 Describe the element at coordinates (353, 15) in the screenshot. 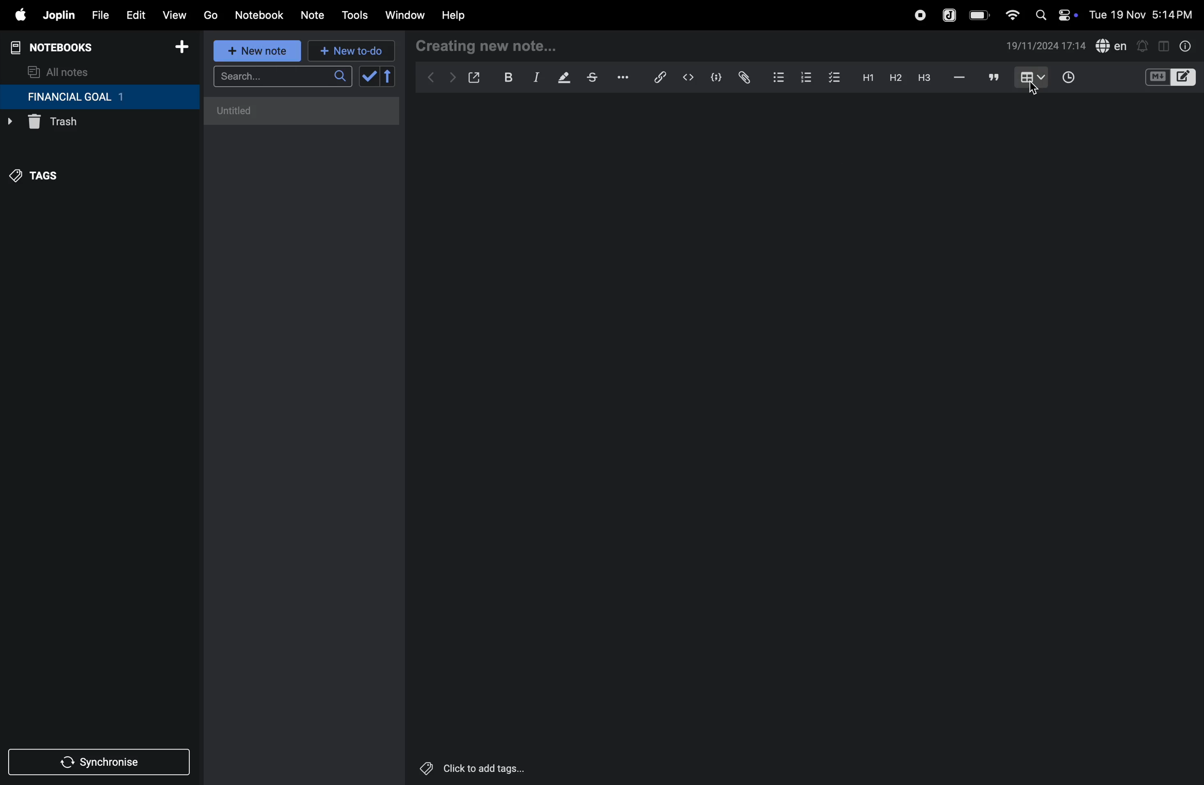

I see `tools` at that location.